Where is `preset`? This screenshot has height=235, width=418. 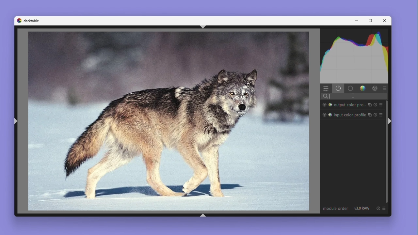 preset is located at coordinates (380, 104).